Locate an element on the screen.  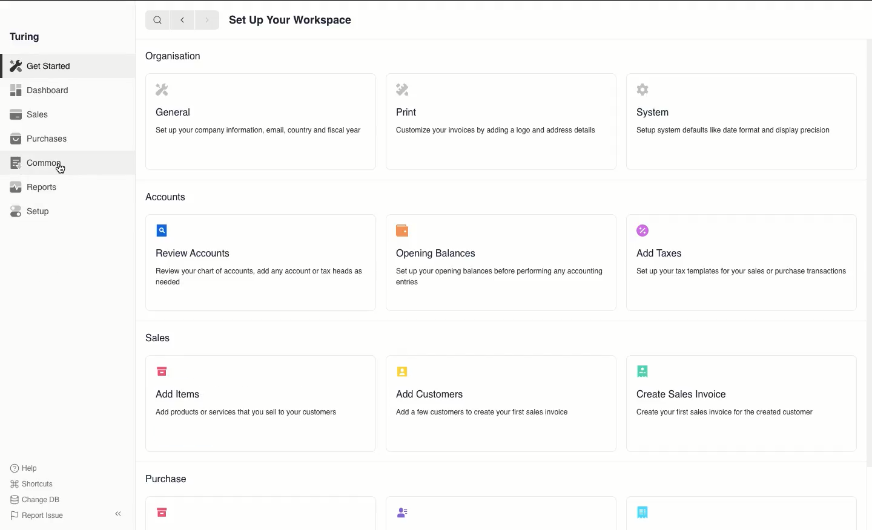
Create Sales Invoice is located at coordinates (682, 382).